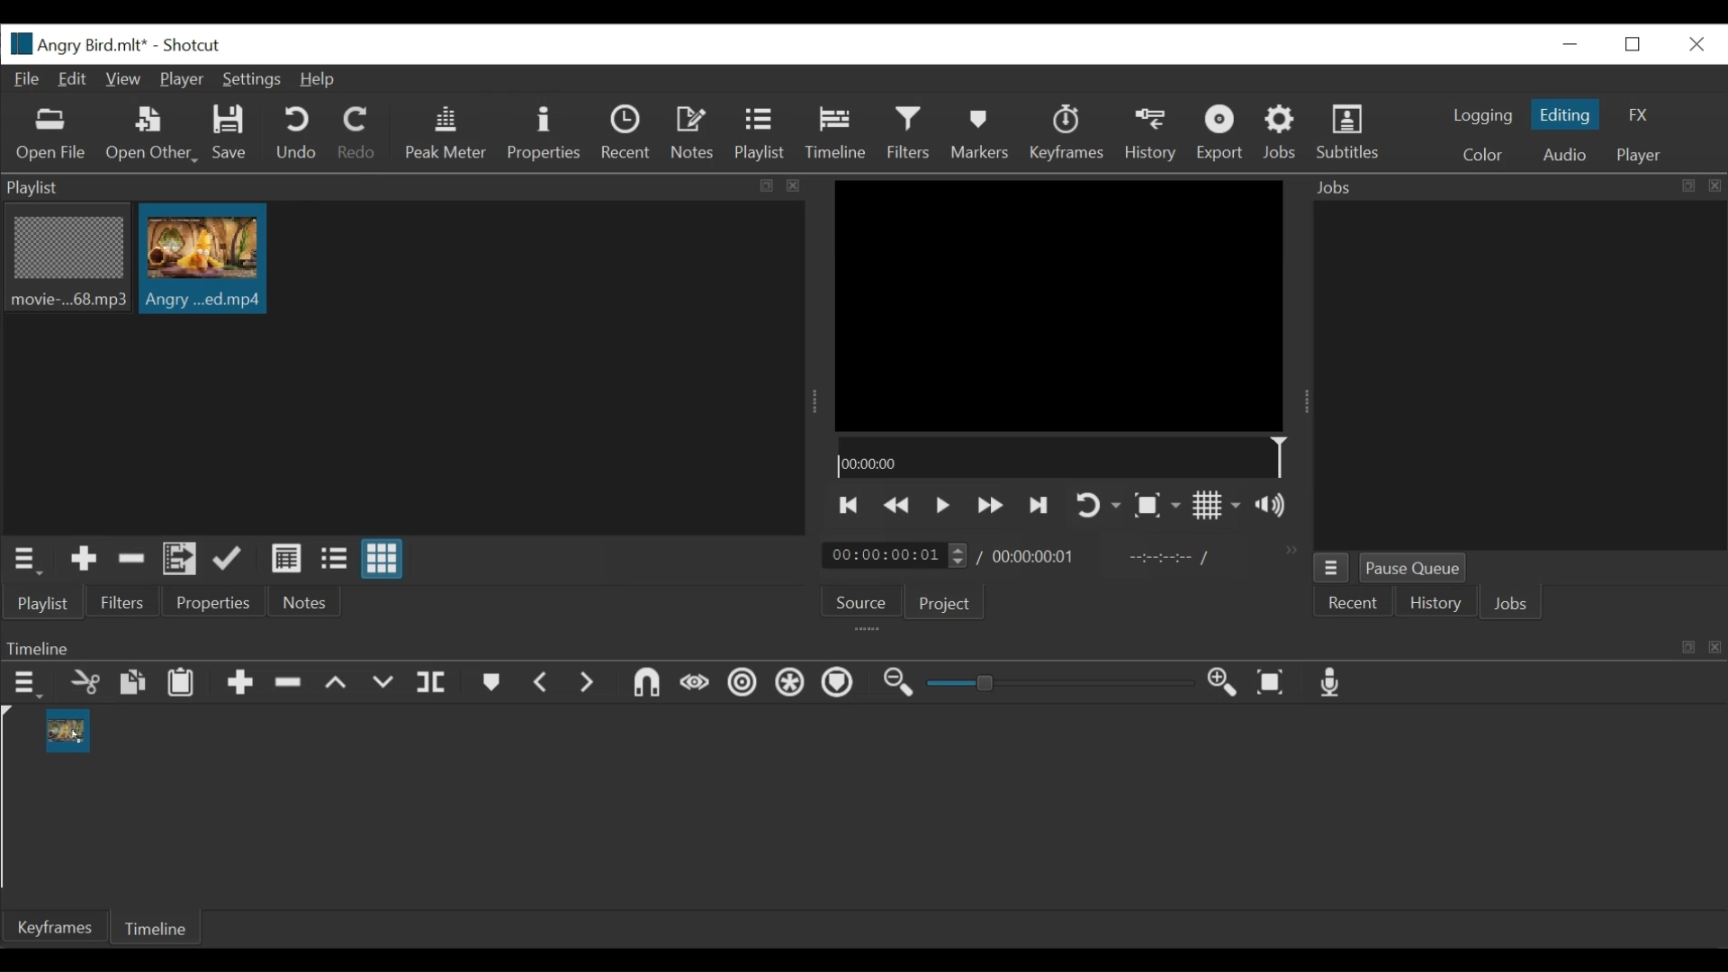  What do you see at coordinates (1039, 506) in the screenshot?
I see `Skip to the next point` at bounding box center [1039, 506].